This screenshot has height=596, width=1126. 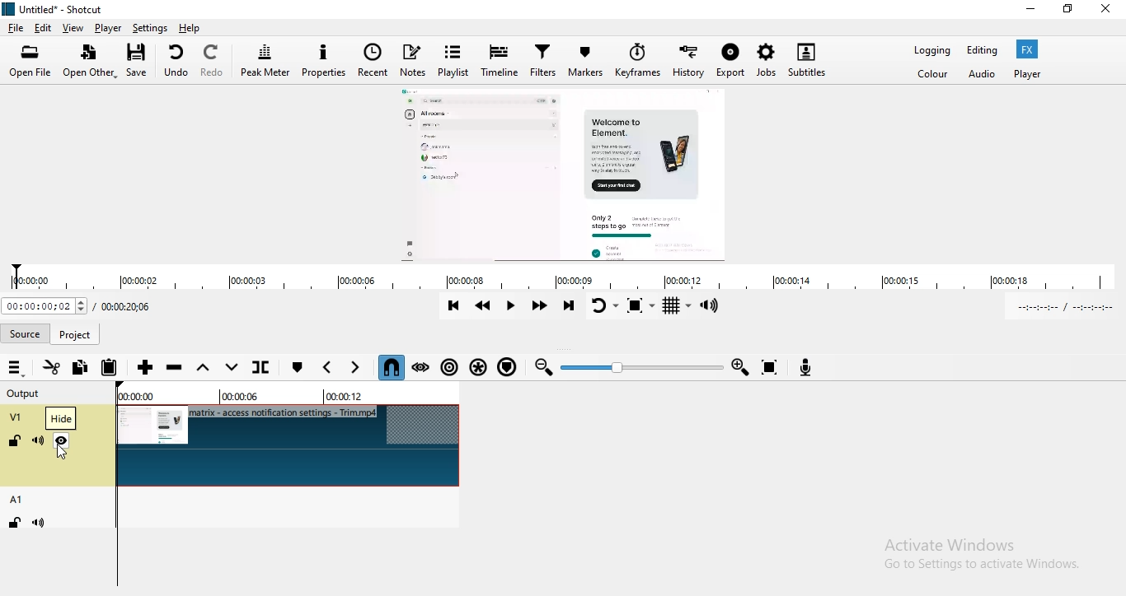 I want to click on Filters, so click(x=542, y=62).